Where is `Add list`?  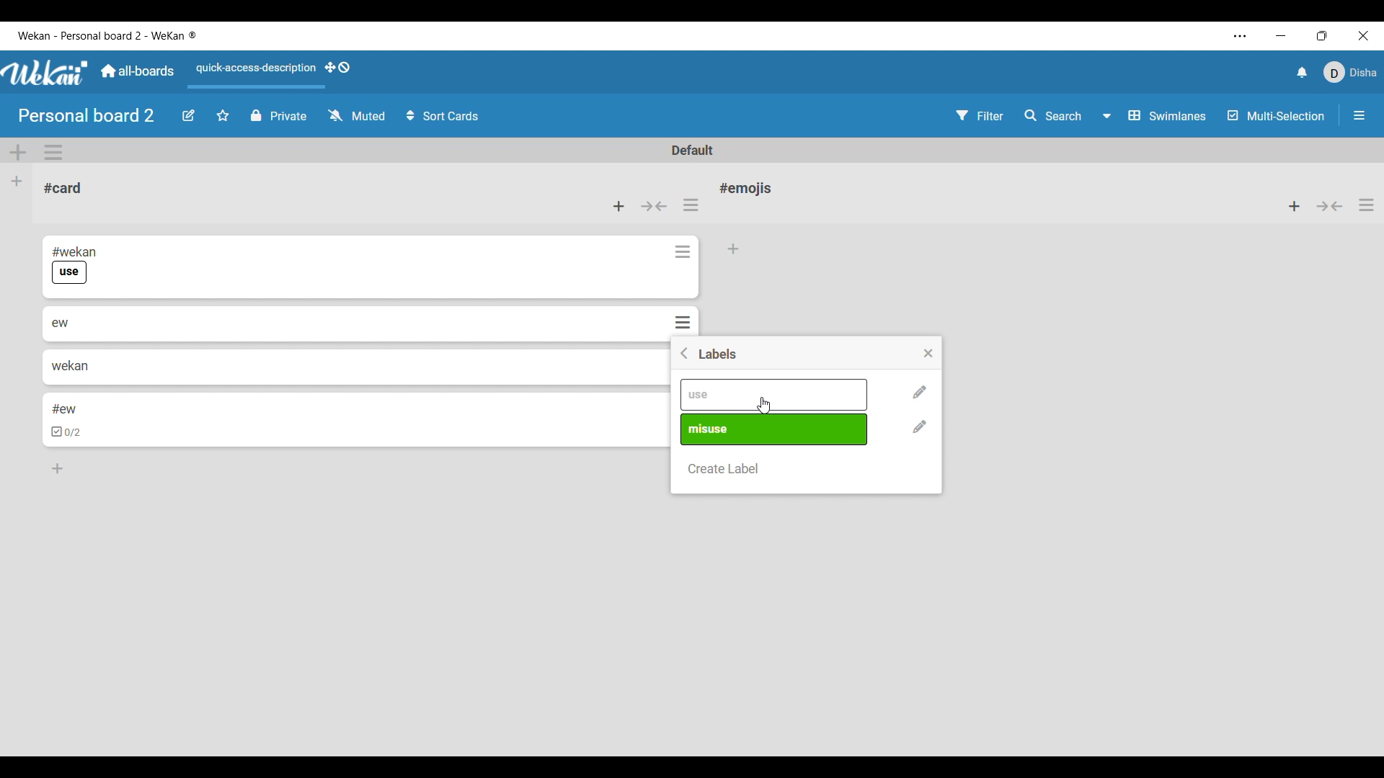 Add list is located at coordinates (17, 182).